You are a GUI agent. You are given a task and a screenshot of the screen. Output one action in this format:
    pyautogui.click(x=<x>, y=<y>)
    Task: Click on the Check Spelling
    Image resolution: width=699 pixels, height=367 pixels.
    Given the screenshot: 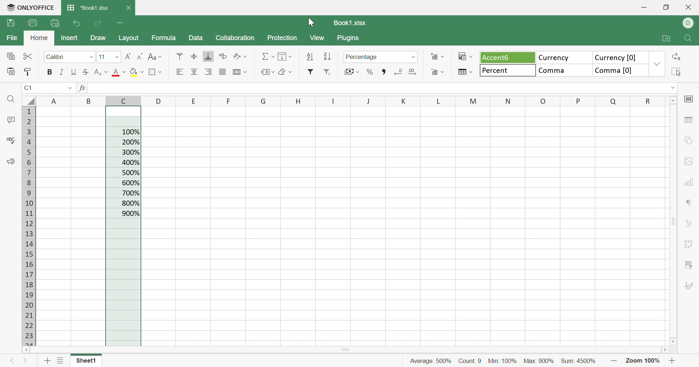 What is the action you would take?
    pyautogui.click(x=11, y=141)
    